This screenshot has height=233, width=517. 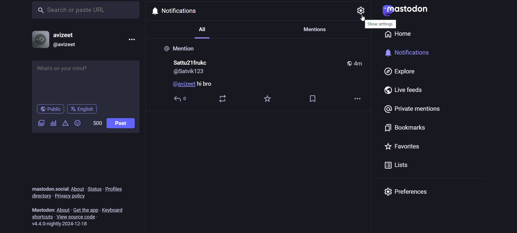 I want to click on settings, so click(x=359, y=10).